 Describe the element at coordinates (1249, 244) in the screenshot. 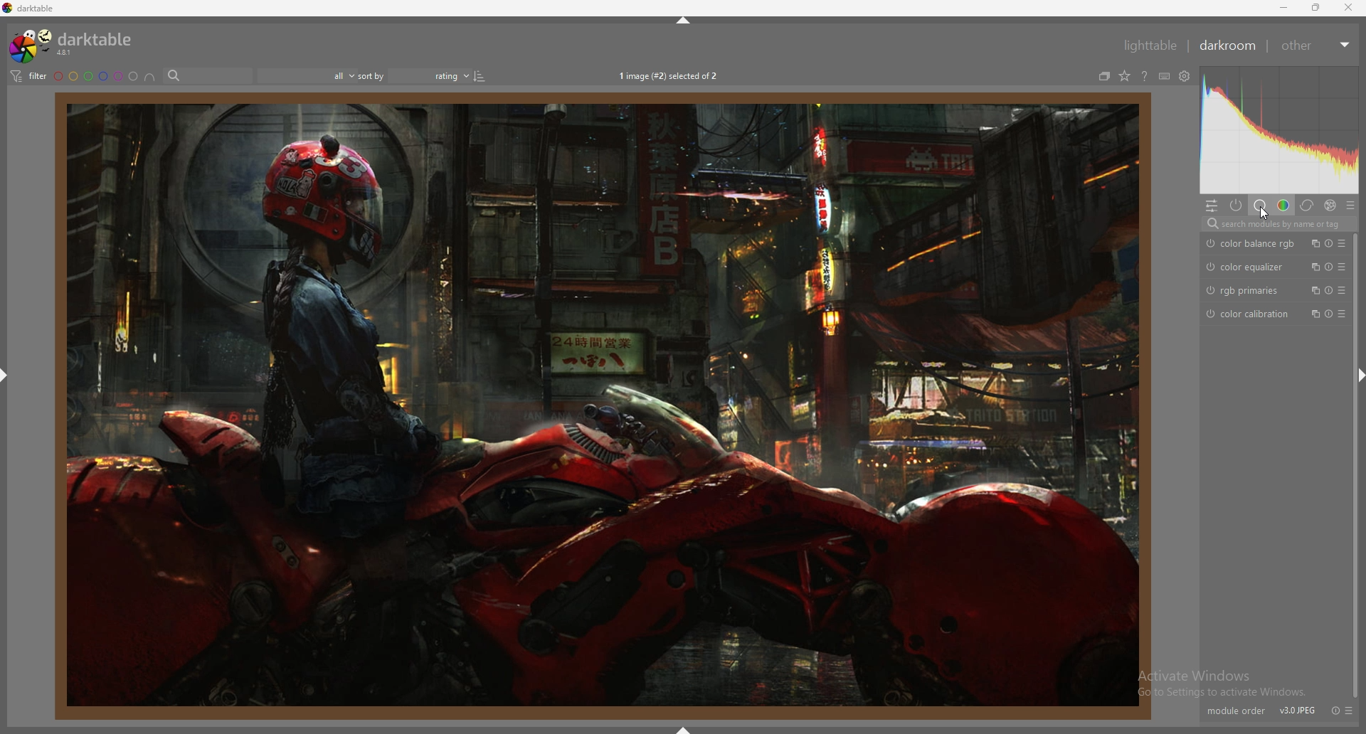

I see `color balance rgb` at that location.